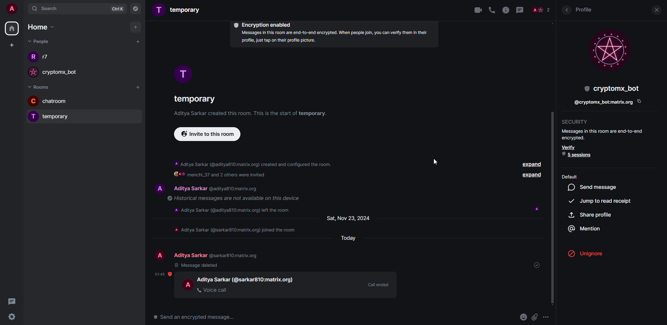  I want to click on add, so click(139, 88).